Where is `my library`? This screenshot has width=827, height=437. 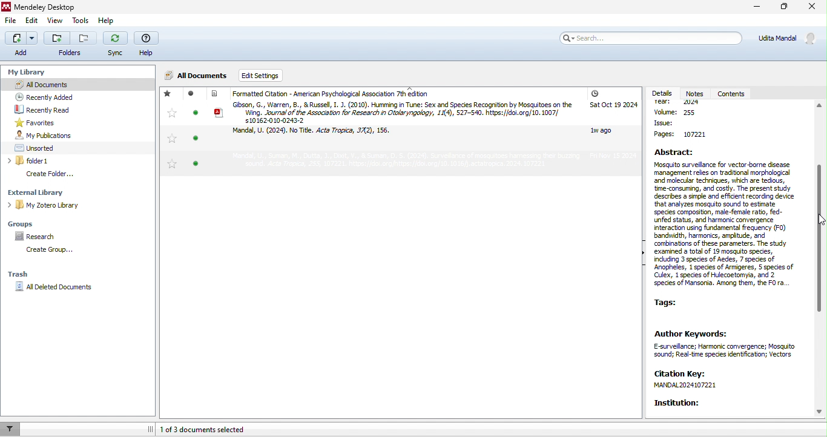 my library is located at coordinates (25, 70).